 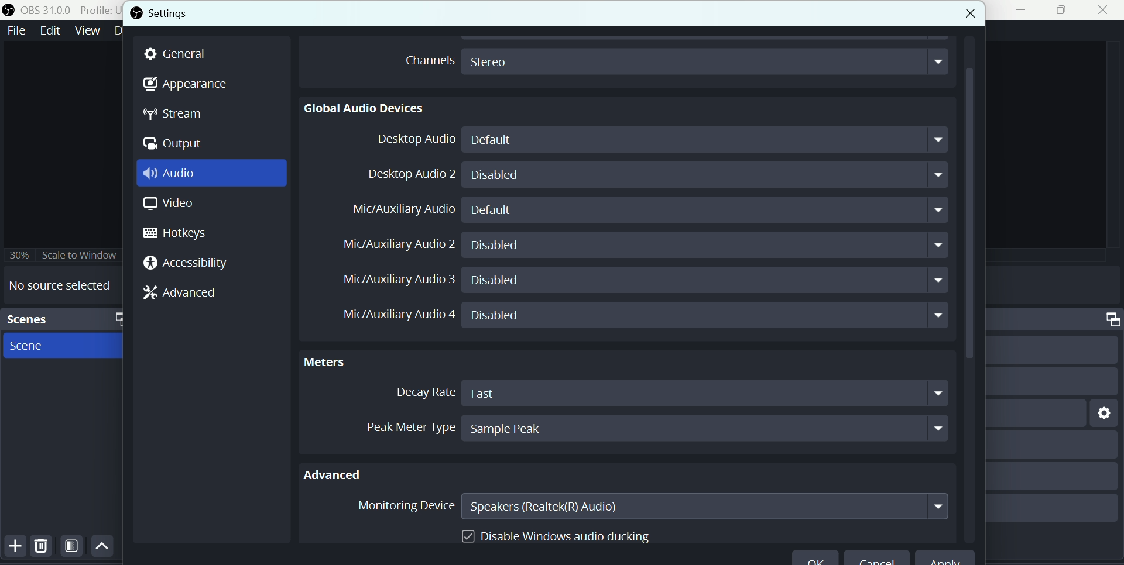 I want to click on Stereo, so click(x=706, y=60).